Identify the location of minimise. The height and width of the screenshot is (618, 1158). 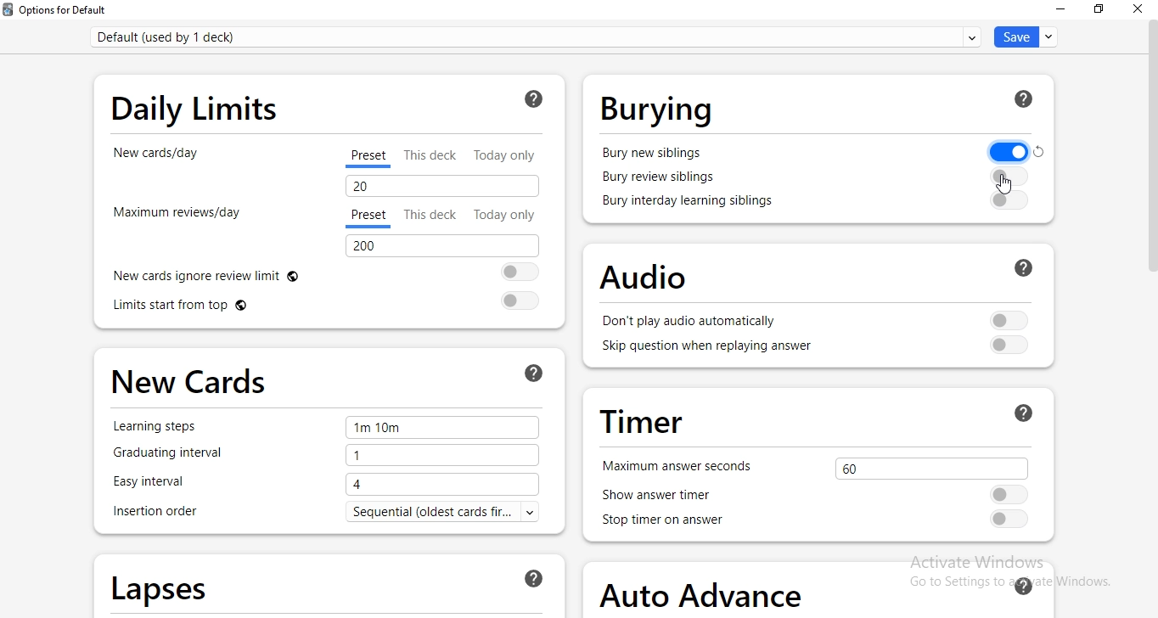
(1059, 10).